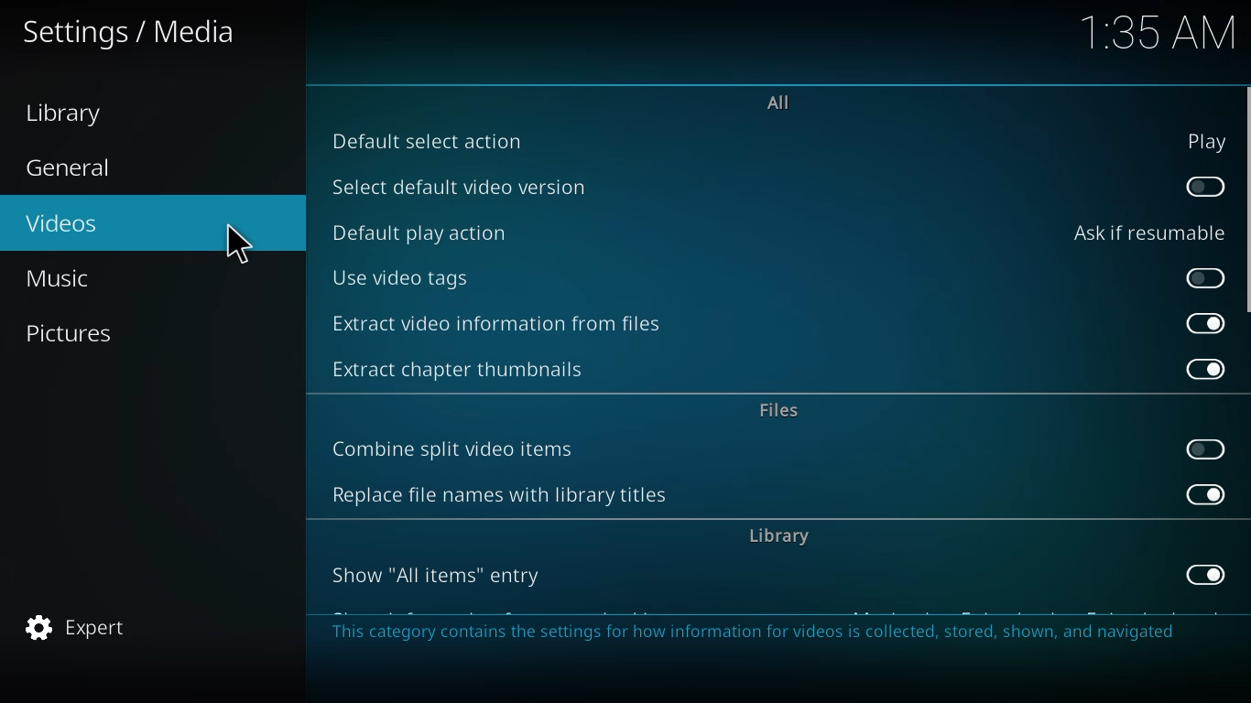 The image size is (1251, 703). Describe the element at coordinates (1247, 199) in the screenshot. I see `scroll bar` at that location.